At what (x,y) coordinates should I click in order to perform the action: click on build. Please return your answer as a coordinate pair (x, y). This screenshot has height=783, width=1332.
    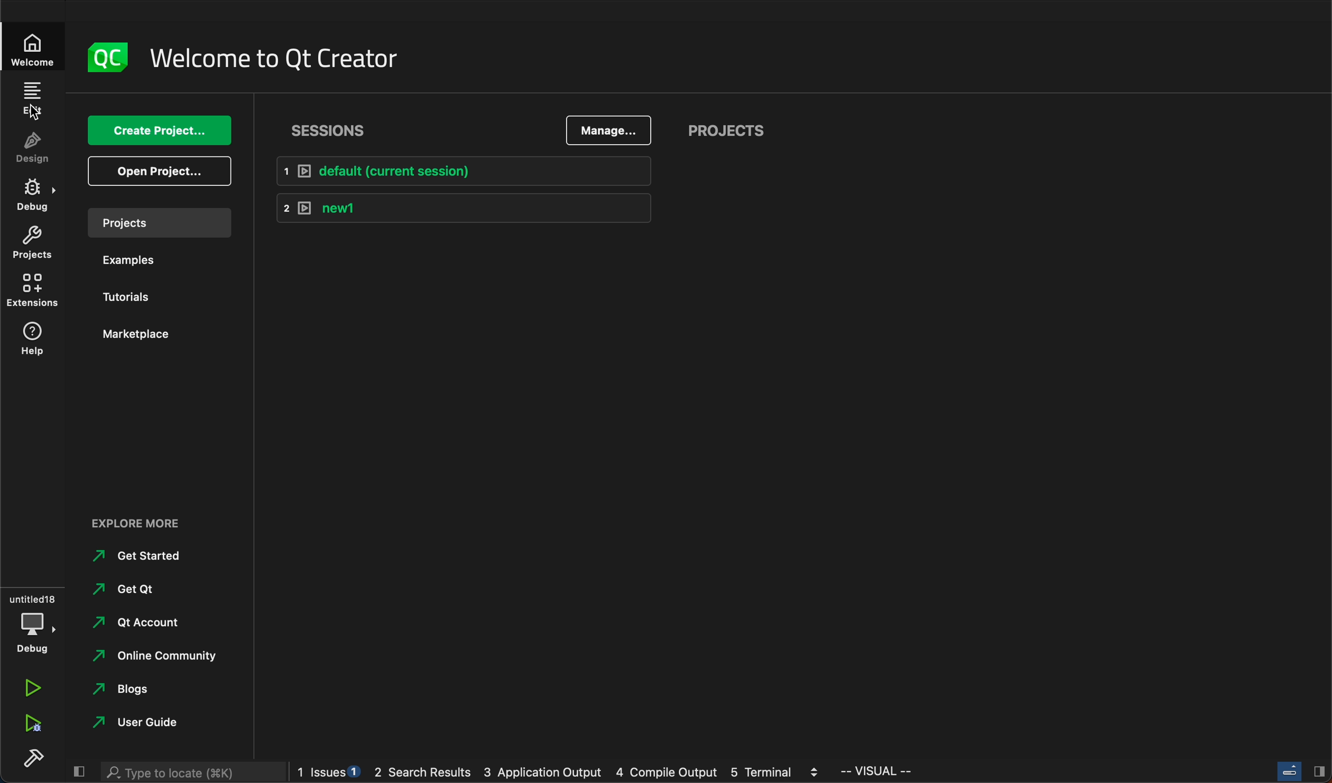
    Looking at the image, I should click on (34, 757).